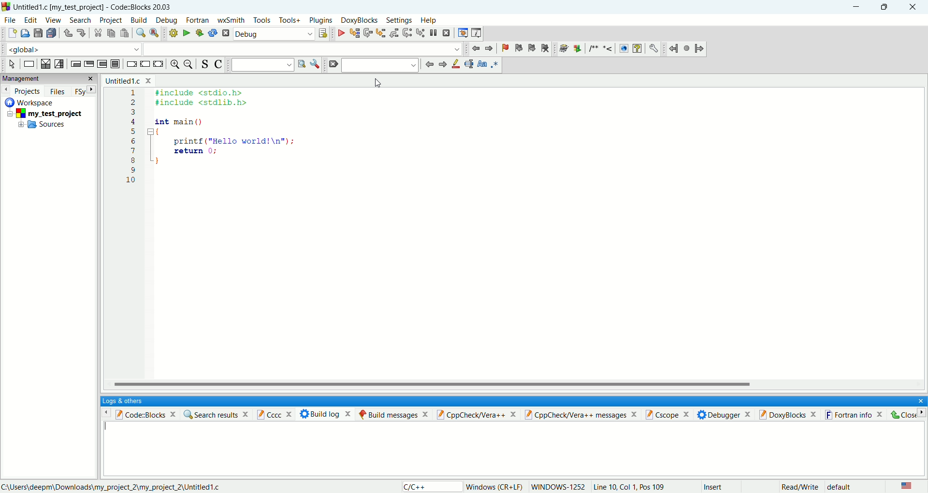 The width and height of the screenshot is (928, 493). What do you see at coordinates (857, 414) in the screenshot?
I see `fortran info` at bounding box center [857, 414].